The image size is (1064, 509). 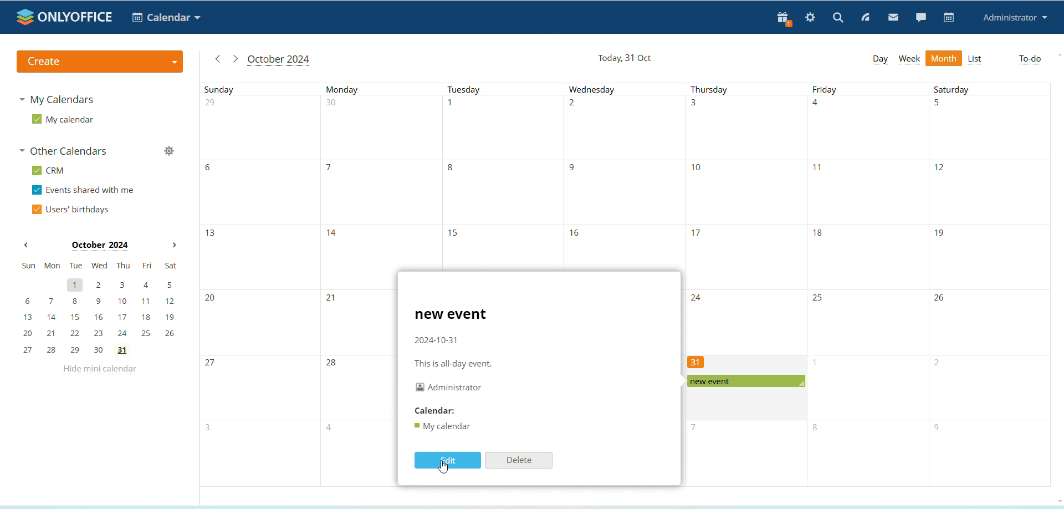 What do you see at coordinates (949, 18) in the screenshot?
I see `calendar` at bounding box center [949, 18].